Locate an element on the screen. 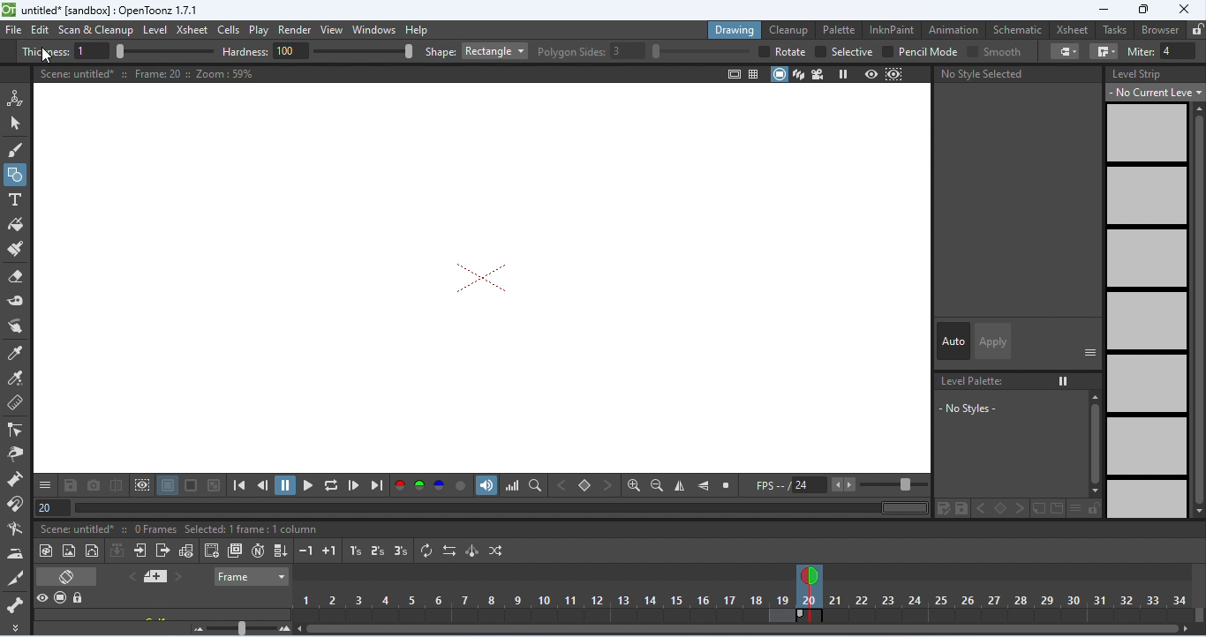 This screenshot has height=637, width=1206. toggle xsheet/ timeline is located at coordinates (65, 578).